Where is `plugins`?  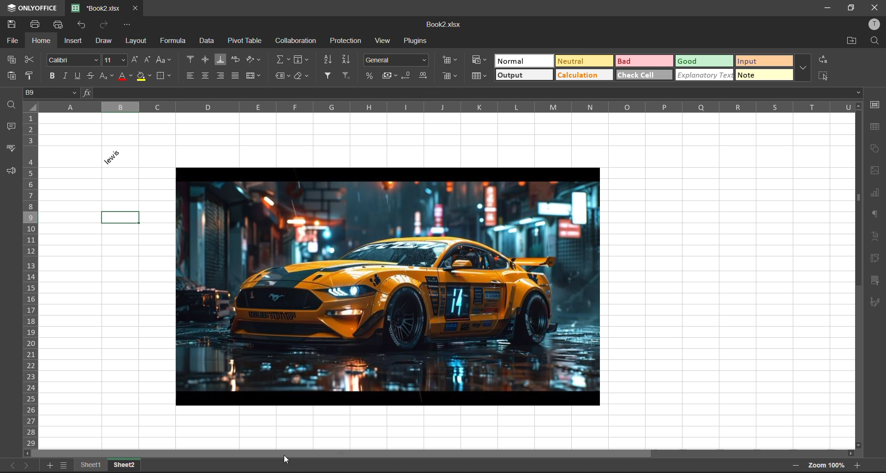
plugins is located at coordinates (415, 42).